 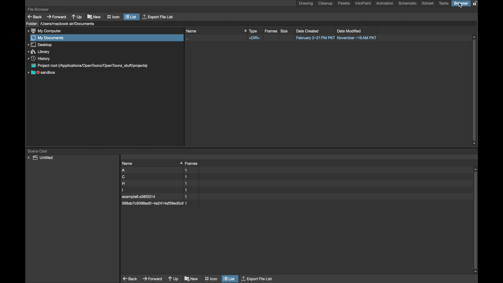 I want to click on date created, so click(x=308, y=31).